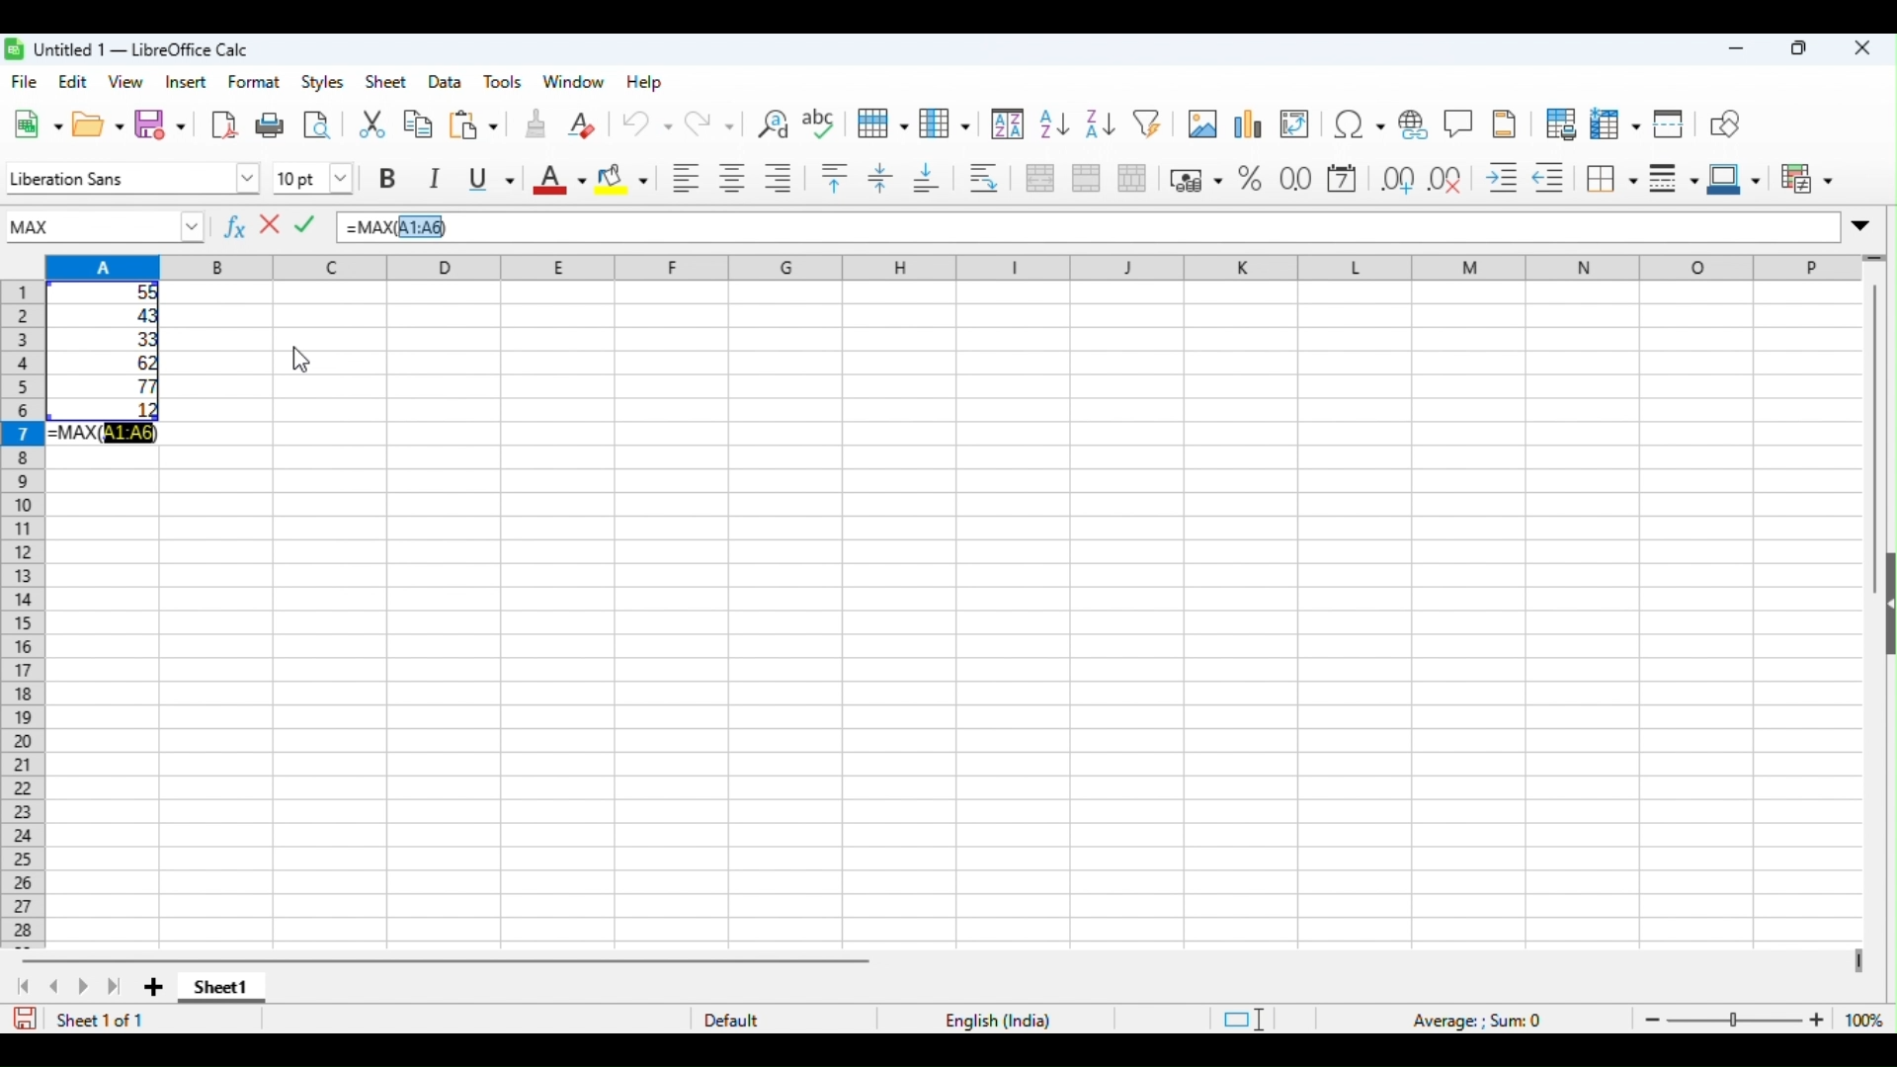  I want to click on previous sheet, so click(57, 988).